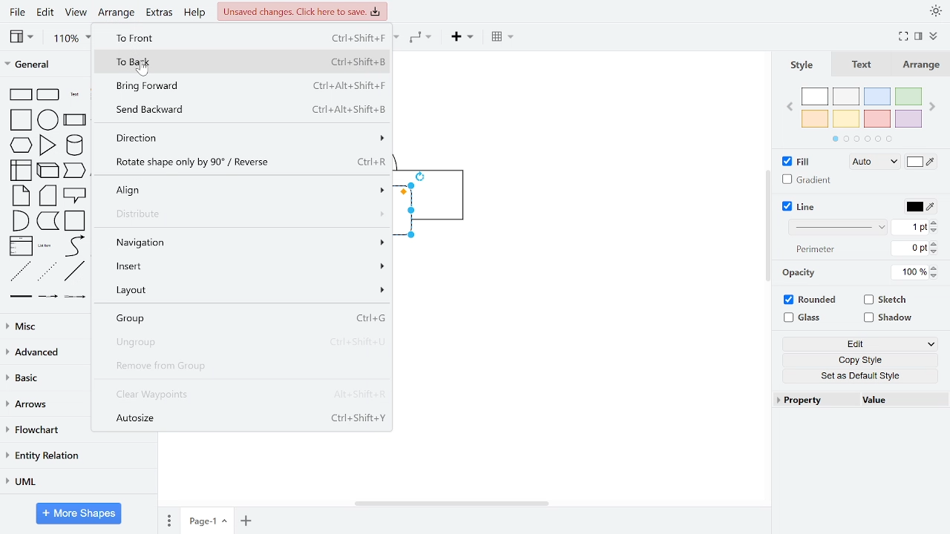 The height and width of the screenshot is (534, 950). I want to click on note, so click(21, 196).